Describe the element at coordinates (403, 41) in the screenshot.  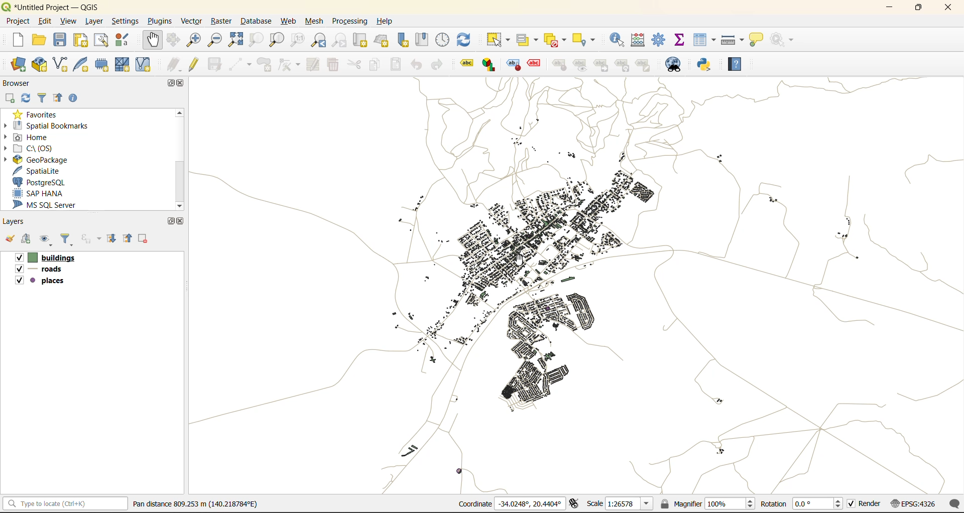
I see `new spatial bookmark` at that location.